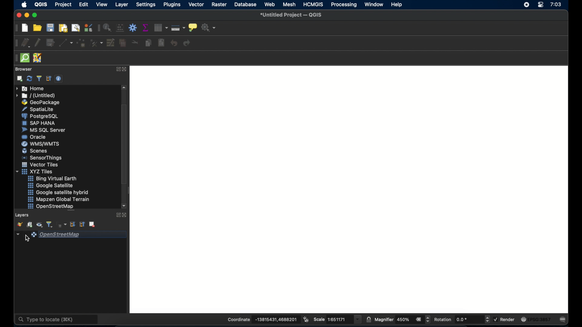 The width and height of the screenshot is (582, 327). I want to click on project, so click(64, 5).